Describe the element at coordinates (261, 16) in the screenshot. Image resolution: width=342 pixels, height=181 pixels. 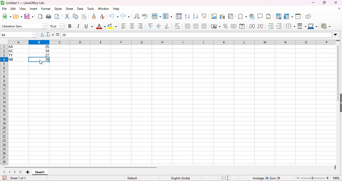
I see `insert comment` at that location.